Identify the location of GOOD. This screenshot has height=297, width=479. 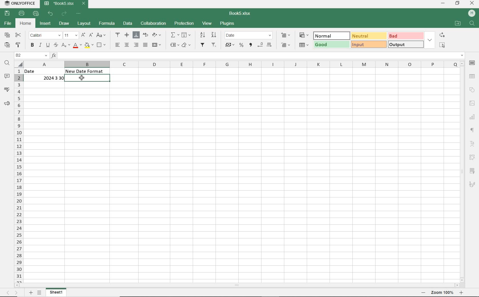
(330, 45).